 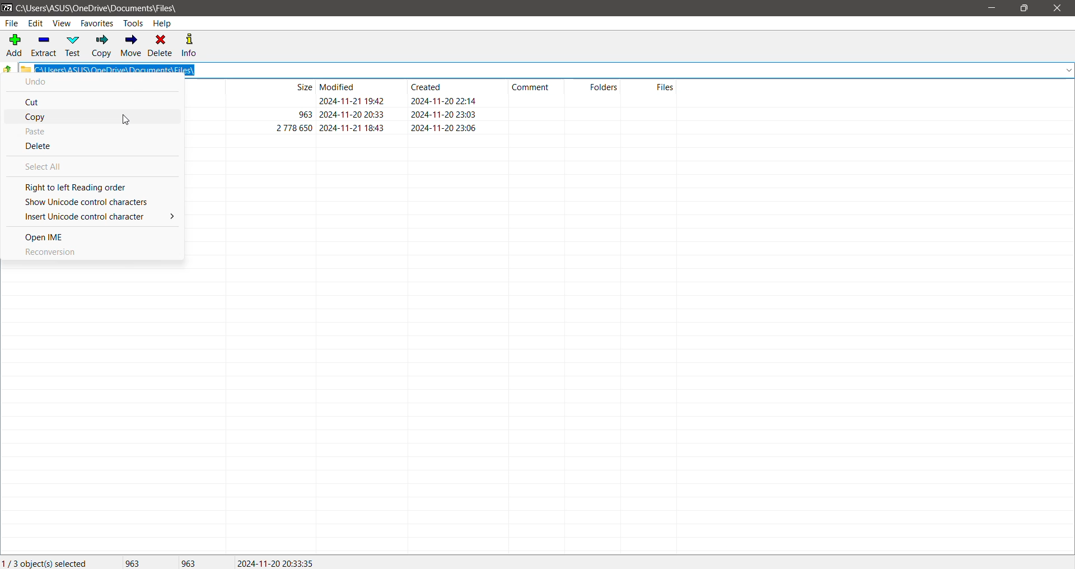 I want to click on Cut, so click(x=34, y=103).